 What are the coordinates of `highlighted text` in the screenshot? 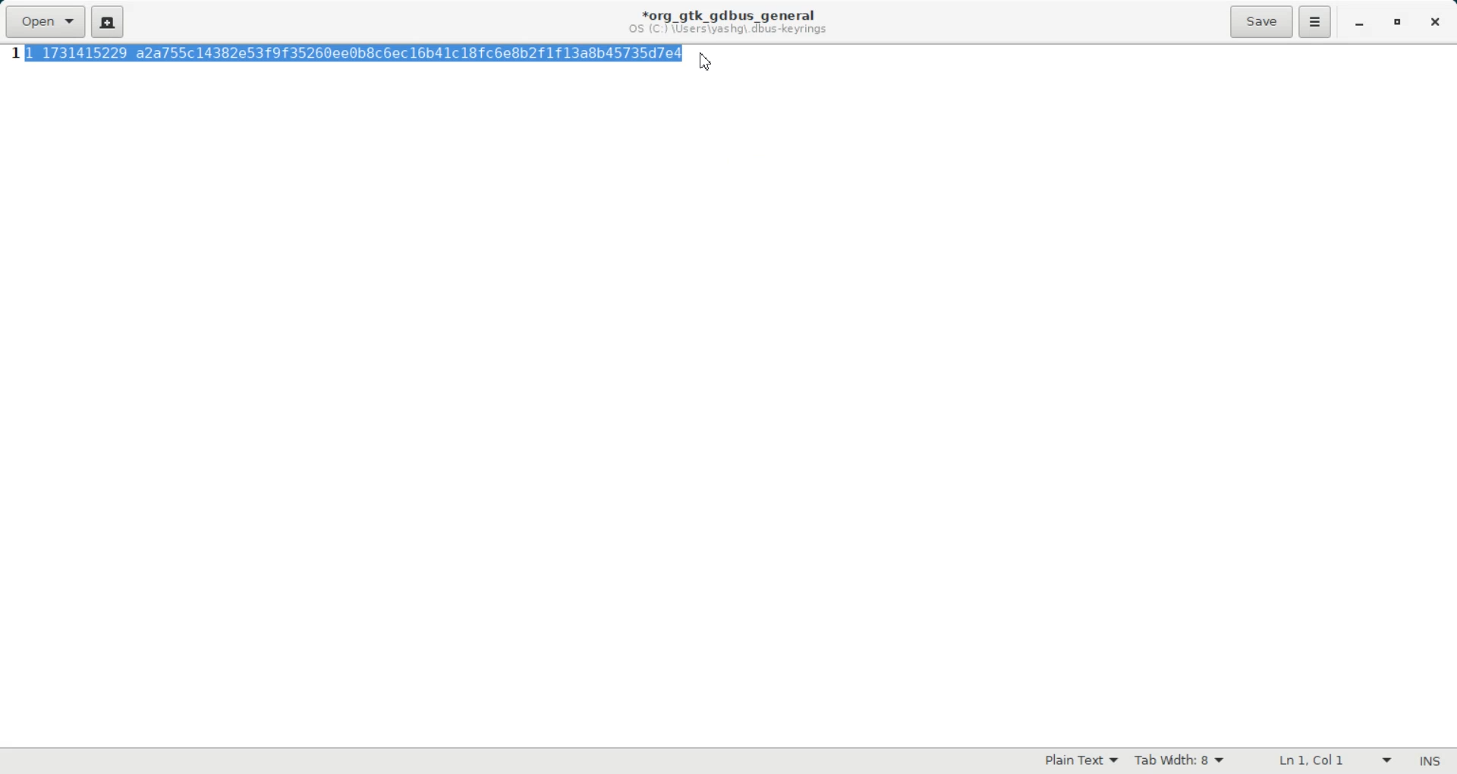 It's located at (354, 52).